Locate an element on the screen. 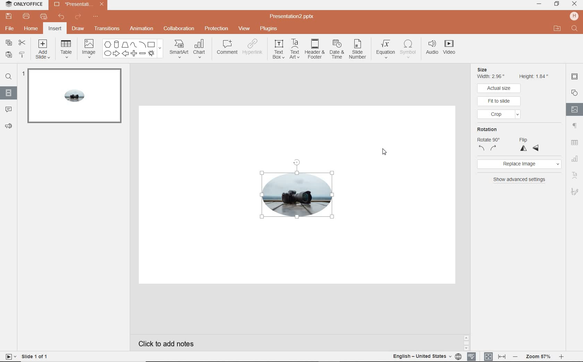  flip is located at coordinates (529, 143).